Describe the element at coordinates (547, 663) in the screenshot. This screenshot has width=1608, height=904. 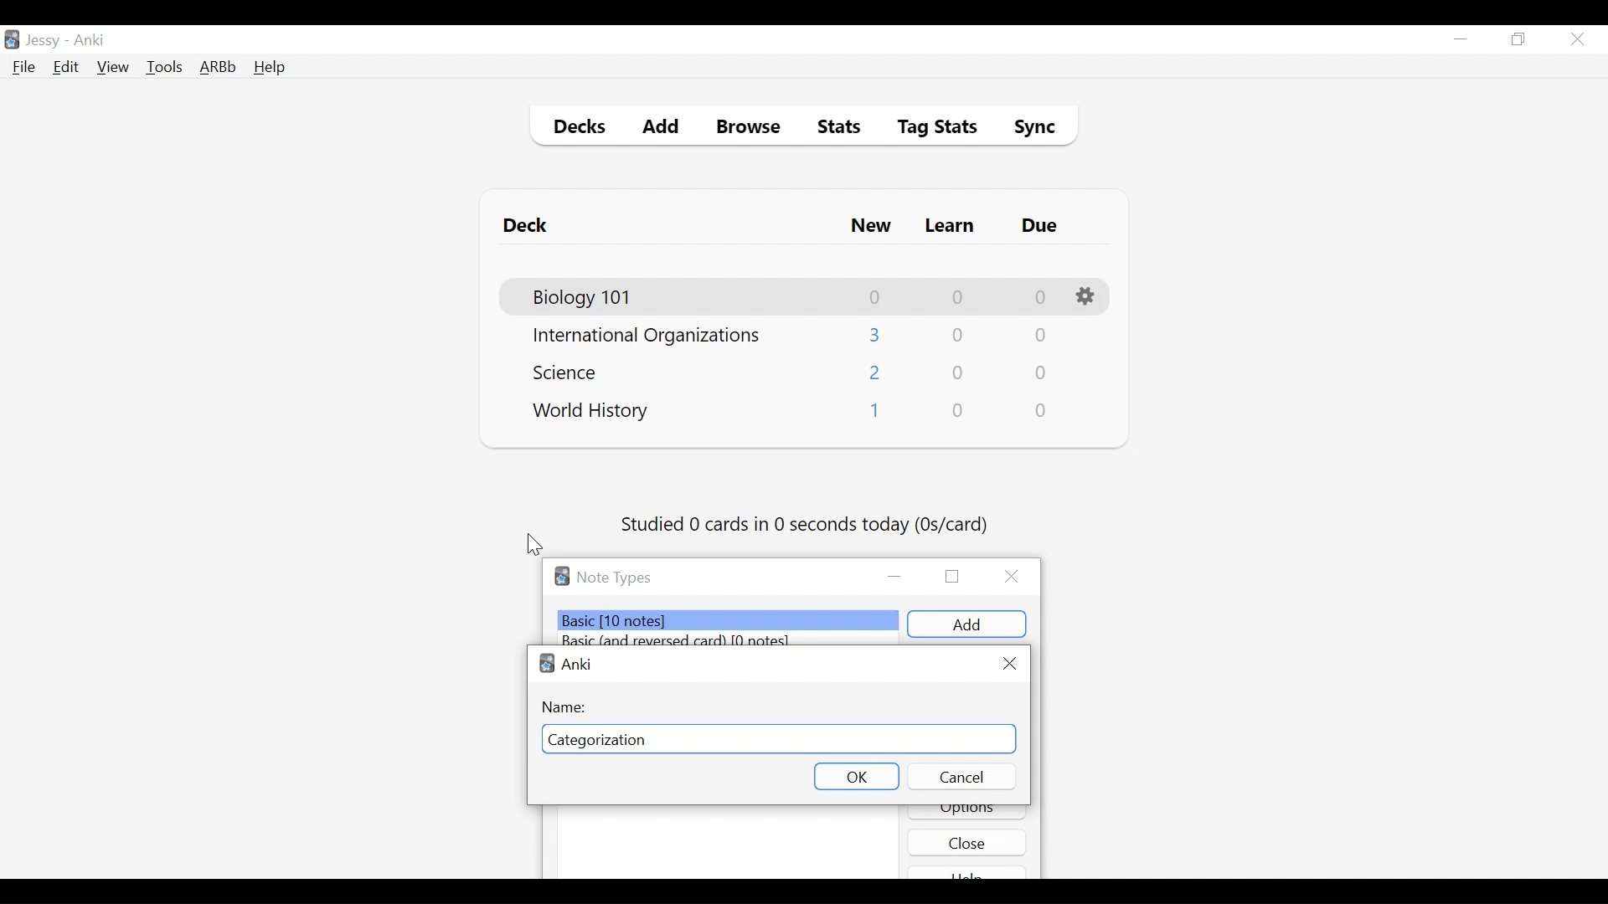
I see `Anki logo` at that location.